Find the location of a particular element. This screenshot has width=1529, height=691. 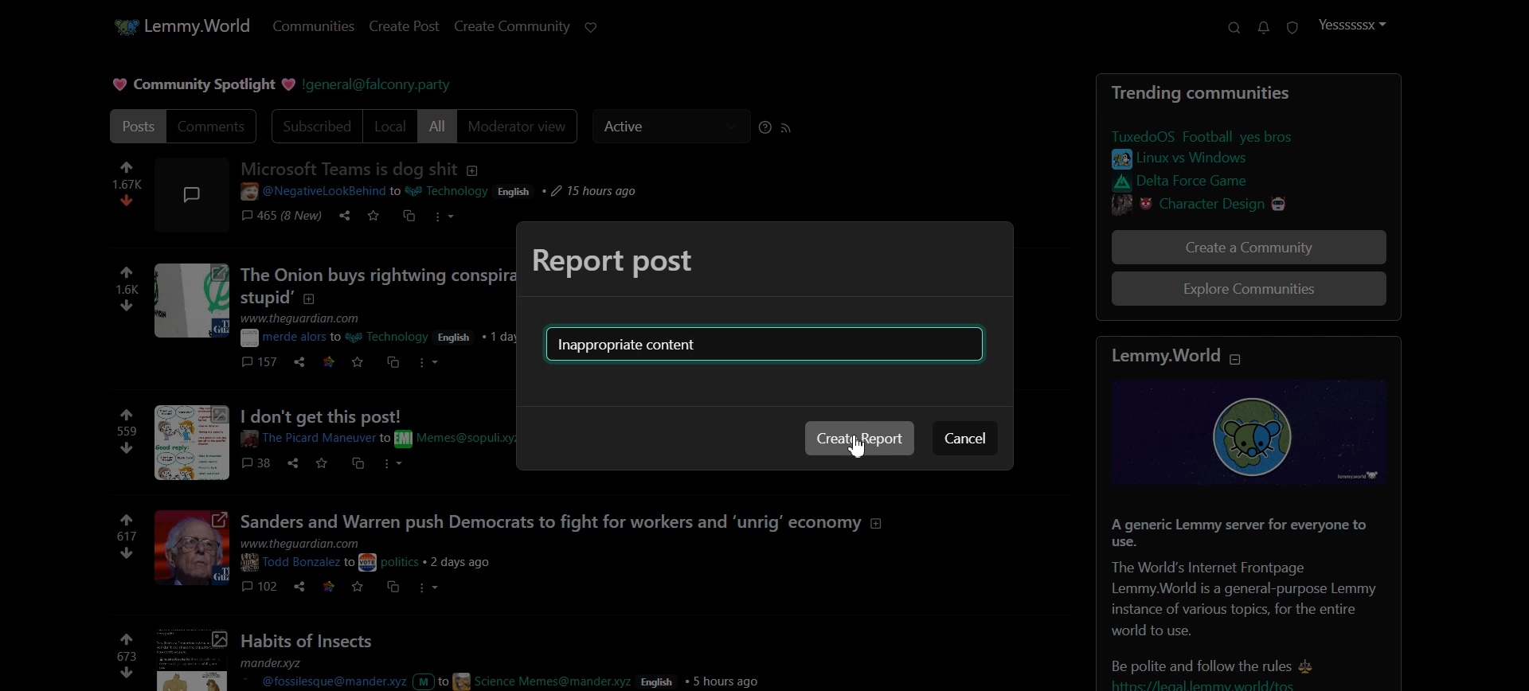

All is located at coordinates (438, 126).